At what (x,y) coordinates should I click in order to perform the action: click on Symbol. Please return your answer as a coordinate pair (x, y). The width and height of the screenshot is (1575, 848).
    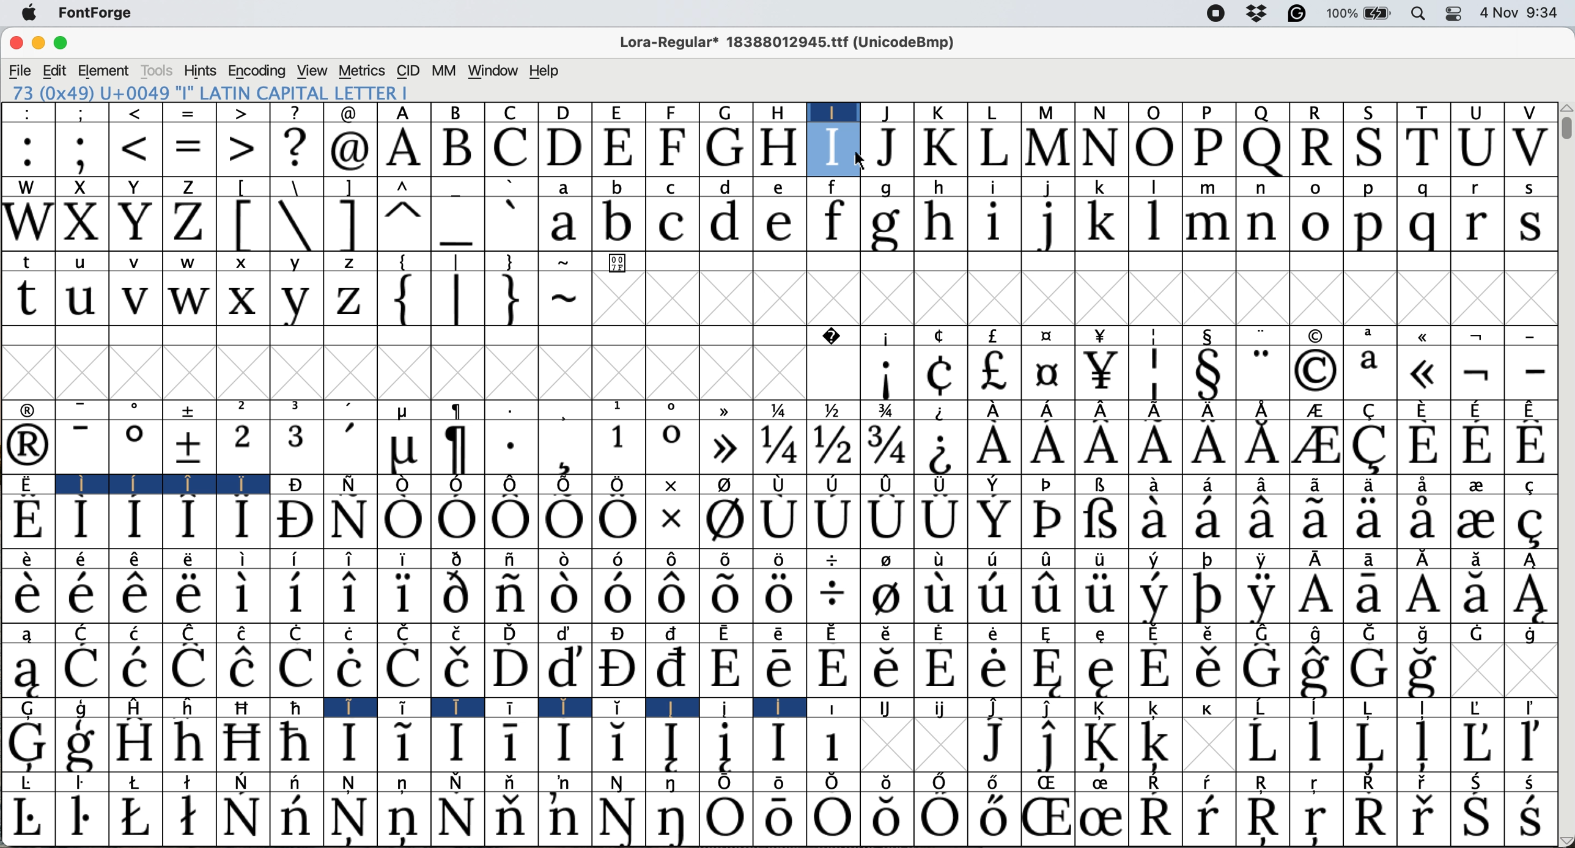
    Looking at the image, I should click on (730, 707).